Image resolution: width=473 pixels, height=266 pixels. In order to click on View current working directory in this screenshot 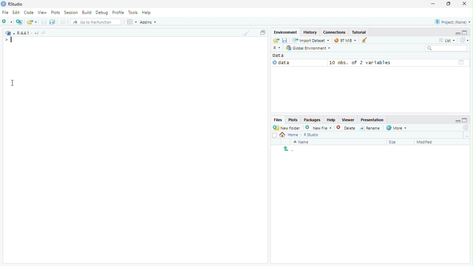, I will do `click(44, 33)`.